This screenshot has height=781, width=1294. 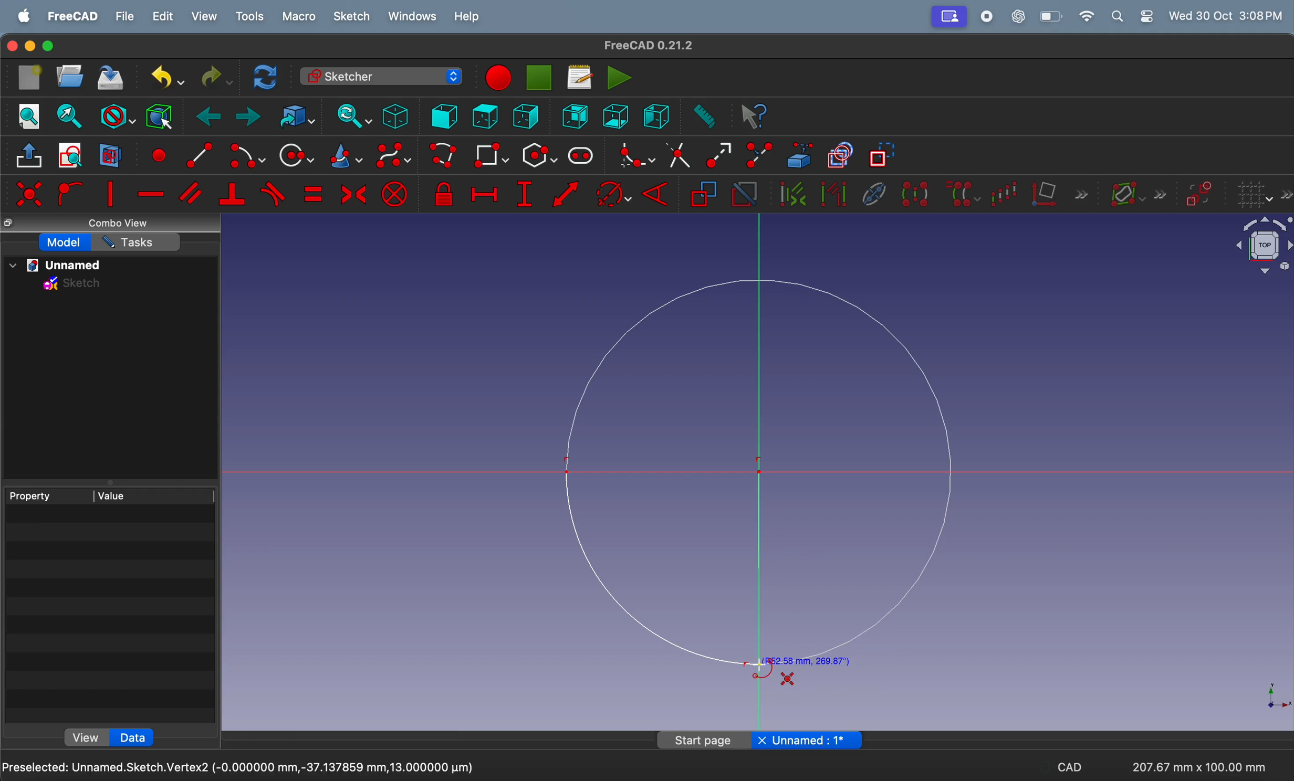 I want to click on create slot, so click(x=581, y=156).